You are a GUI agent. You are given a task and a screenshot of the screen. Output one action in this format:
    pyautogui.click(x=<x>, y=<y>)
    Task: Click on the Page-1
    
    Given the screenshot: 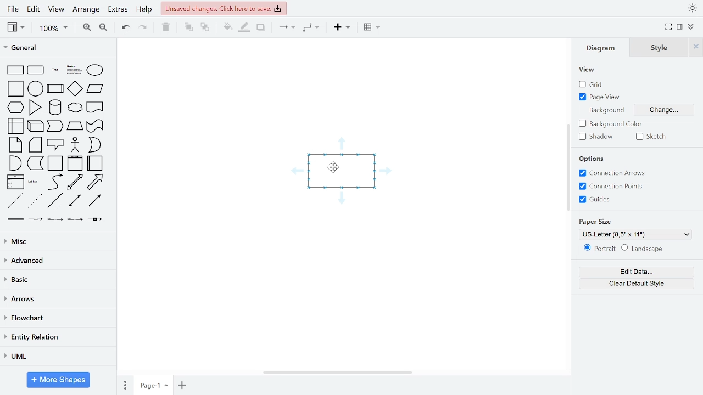 What is the action you would take?
    pyautogui.click(x=154, y=386)
    